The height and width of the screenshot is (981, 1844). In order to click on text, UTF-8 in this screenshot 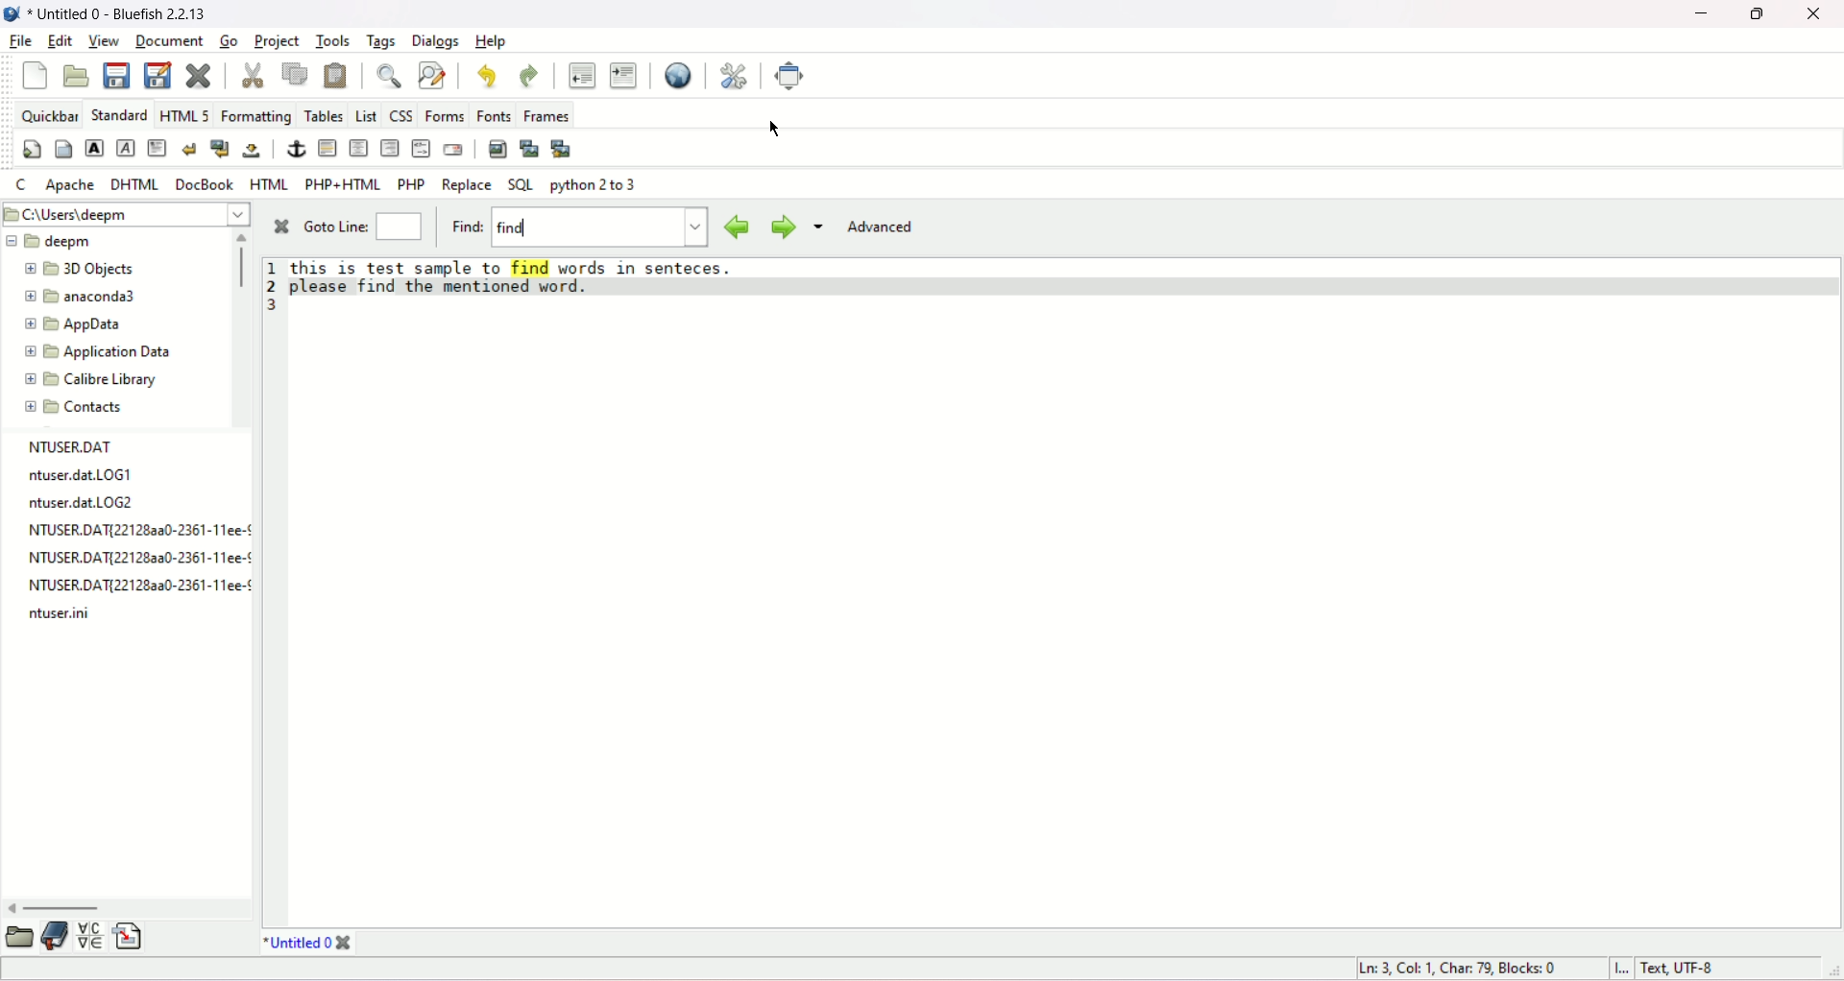, I will do `click(1678, 968)`.